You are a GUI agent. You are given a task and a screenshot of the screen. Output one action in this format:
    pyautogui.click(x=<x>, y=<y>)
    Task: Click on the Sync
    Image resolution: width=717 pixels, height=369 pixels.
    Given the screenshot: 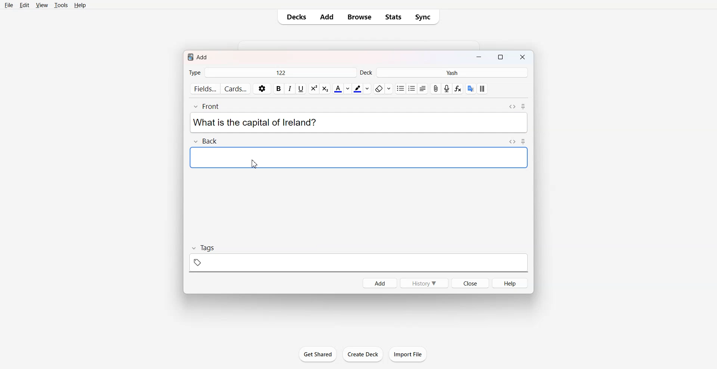 What is the action you would take?
    pyautogui.click(x=425, y=17)
    